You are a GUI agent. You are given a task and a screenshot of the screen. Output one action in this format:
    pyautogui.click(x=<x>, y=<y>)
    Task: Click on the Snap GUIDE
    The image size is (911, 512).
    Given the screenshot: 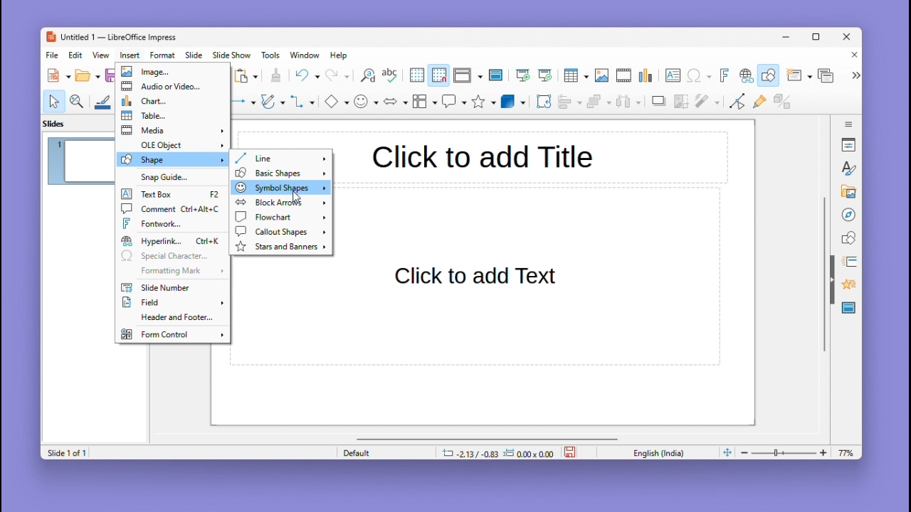 What is the action you would take?
    pyautogui.click(x=169, y=177)
    